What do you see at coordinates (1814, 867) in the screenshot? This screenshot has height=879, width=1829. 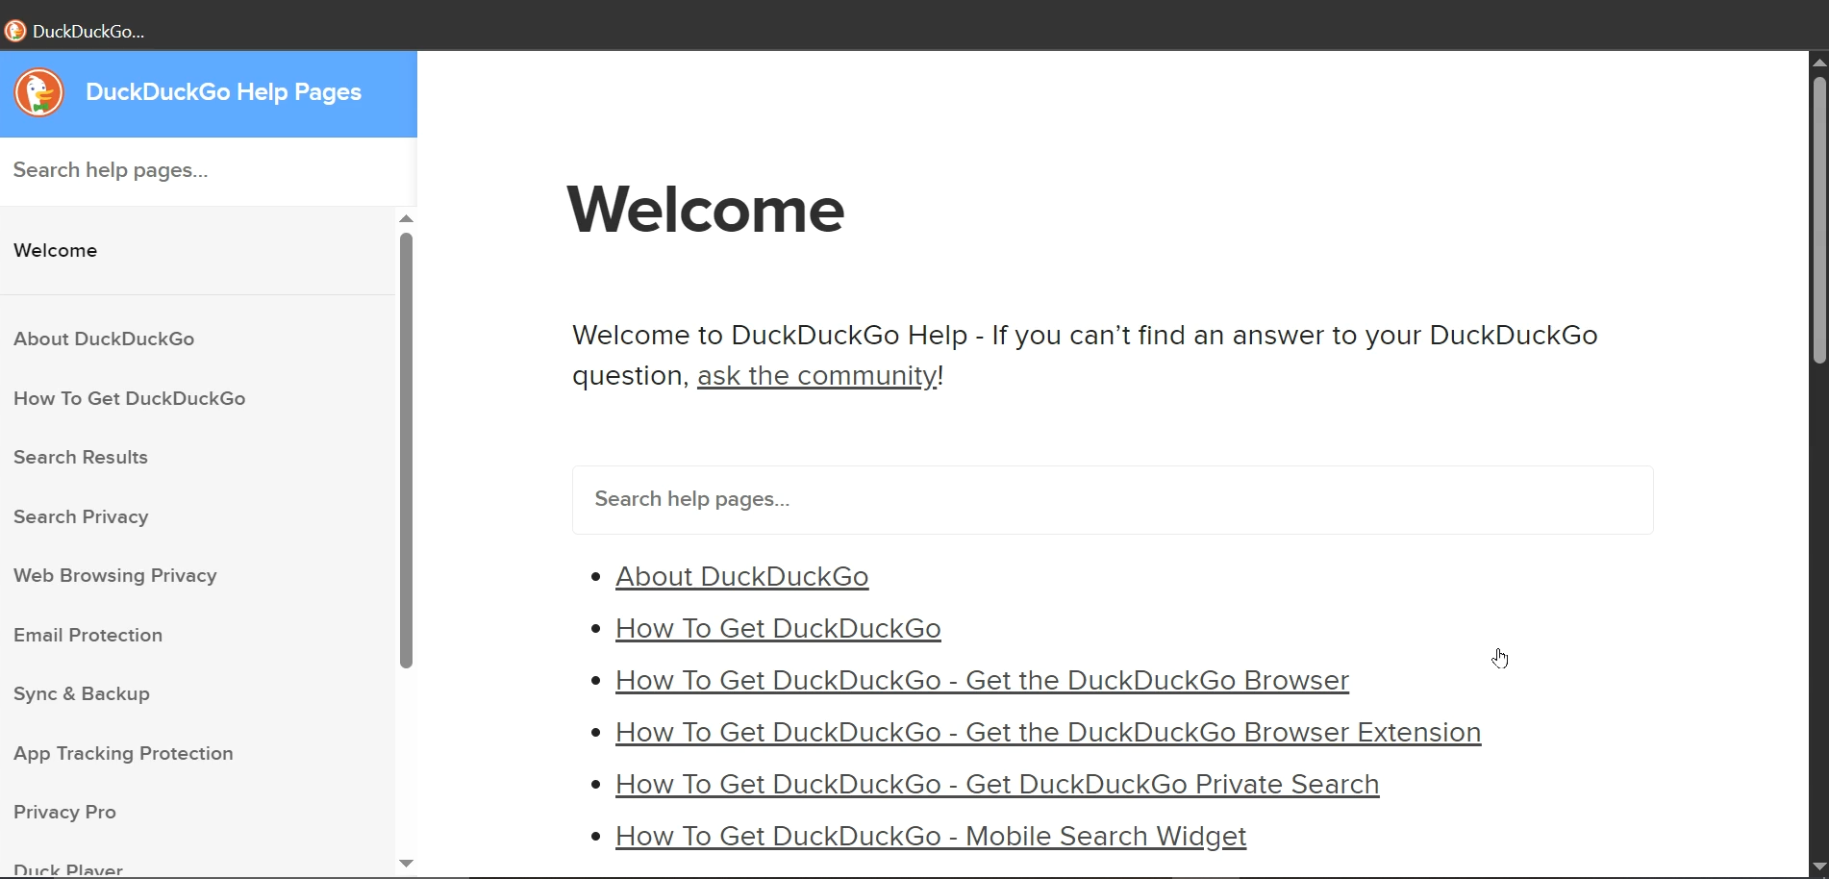 I see `scroll down` at bounding box center [1814, 867].